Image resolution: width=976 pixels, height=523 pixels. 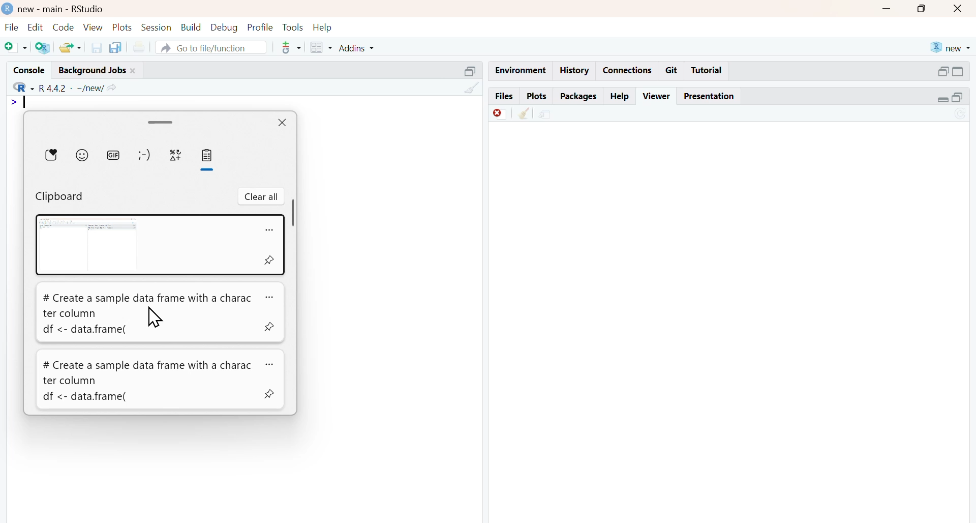 I want to click on close, so click(x=282, y=123).